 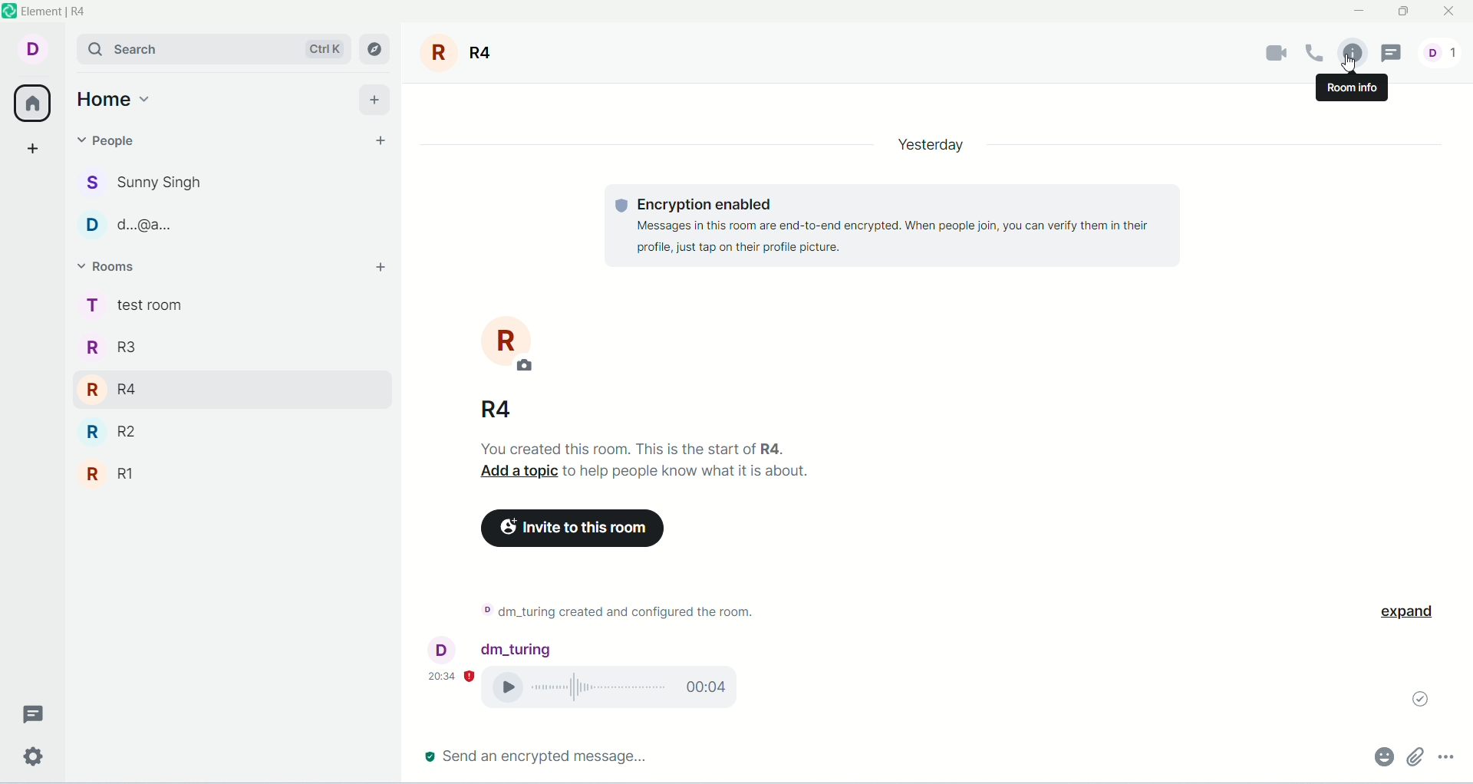 I want to click on message sent, so click(x=1417, y=698).